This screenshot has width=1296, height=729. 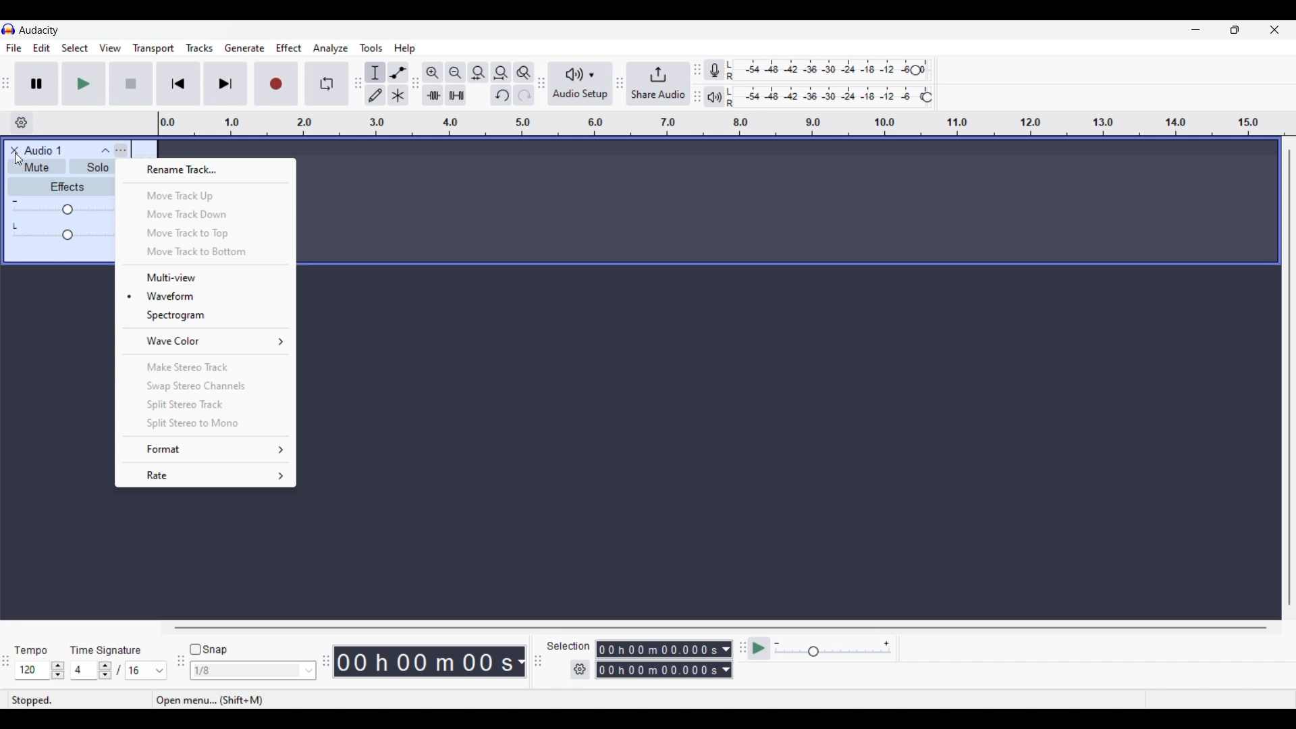 I want to click on Close interface, so click(x=1274, y=29).